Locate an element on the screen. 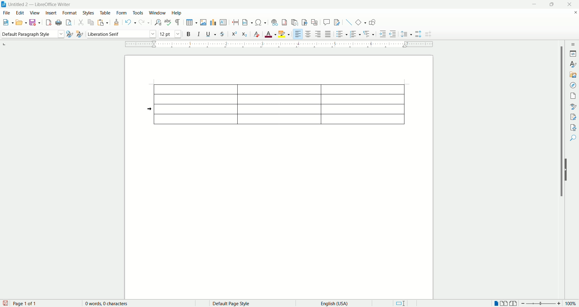 This screenshot has width=579, height=307. edit is located at coordinates (20, 13).